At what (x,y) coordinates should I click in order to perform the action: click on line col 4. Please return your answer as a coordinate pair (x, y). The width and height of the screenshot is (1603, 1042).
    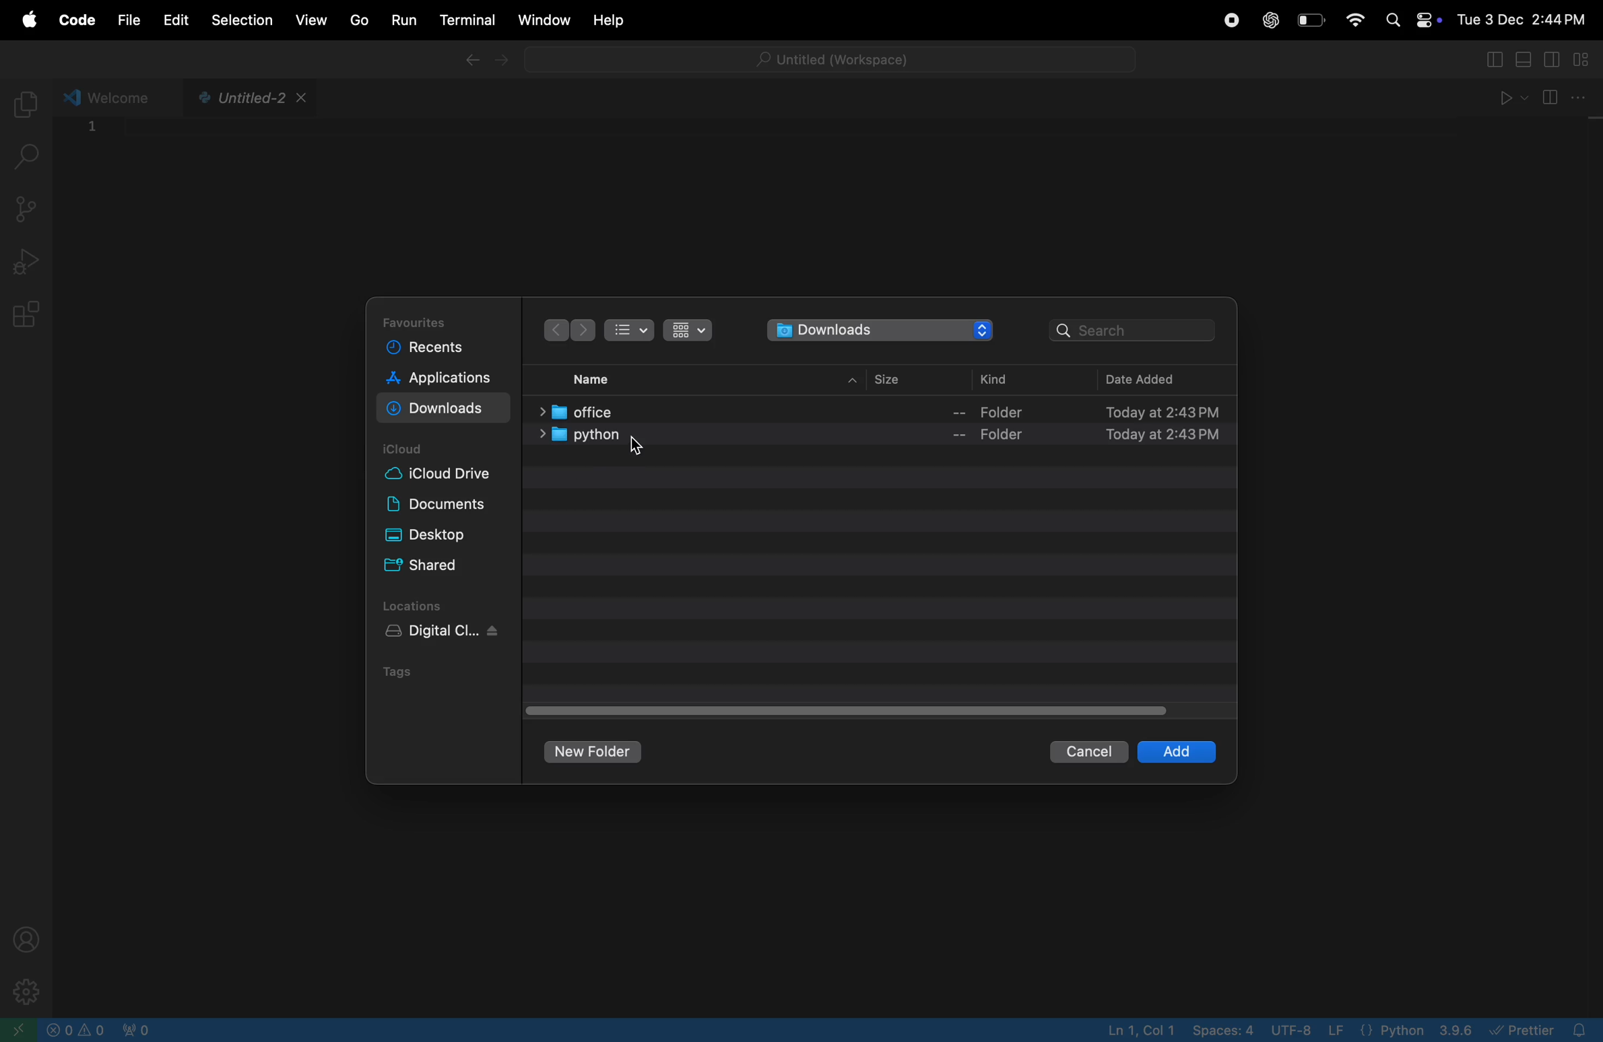
    Looking at the image, I should click on (1144, 1030).